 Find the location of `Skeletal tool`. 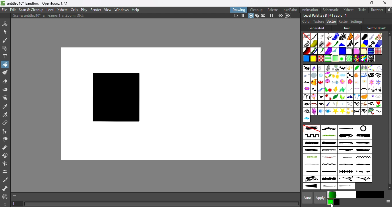

Skeletal tool is located at coordinates (5, 189).